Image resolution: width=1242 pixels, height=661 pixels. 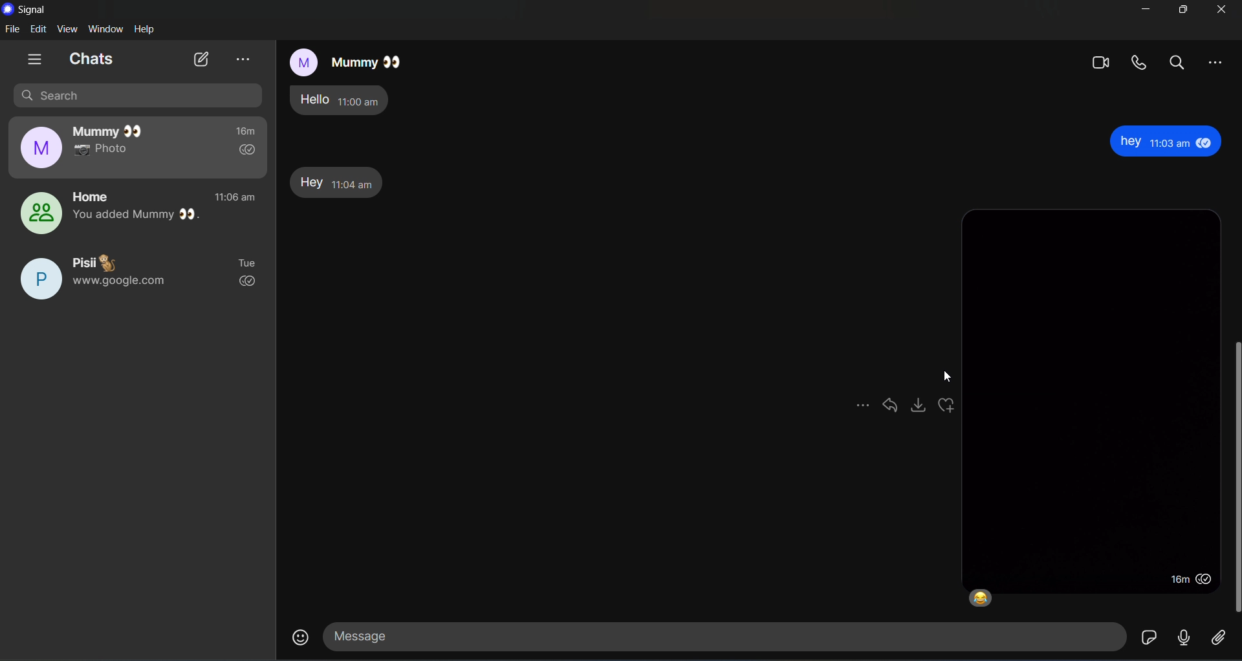 What do you see at coordinates (1177, 62) in the screenshot?
I see `search` at bounding box center [1177, 62].